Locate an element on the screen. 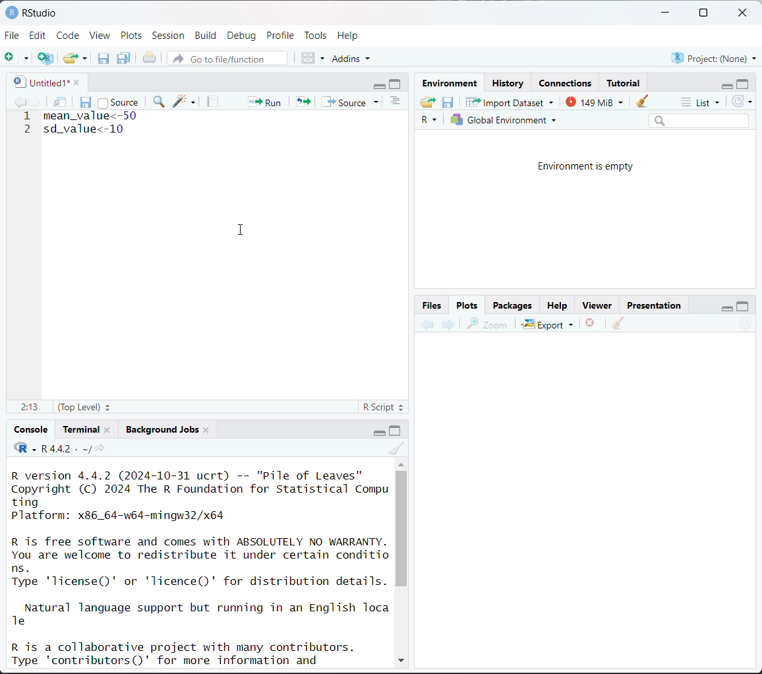 The height and width of the screenshot is (674, 762). save current document is located at coordinates (103, 58).